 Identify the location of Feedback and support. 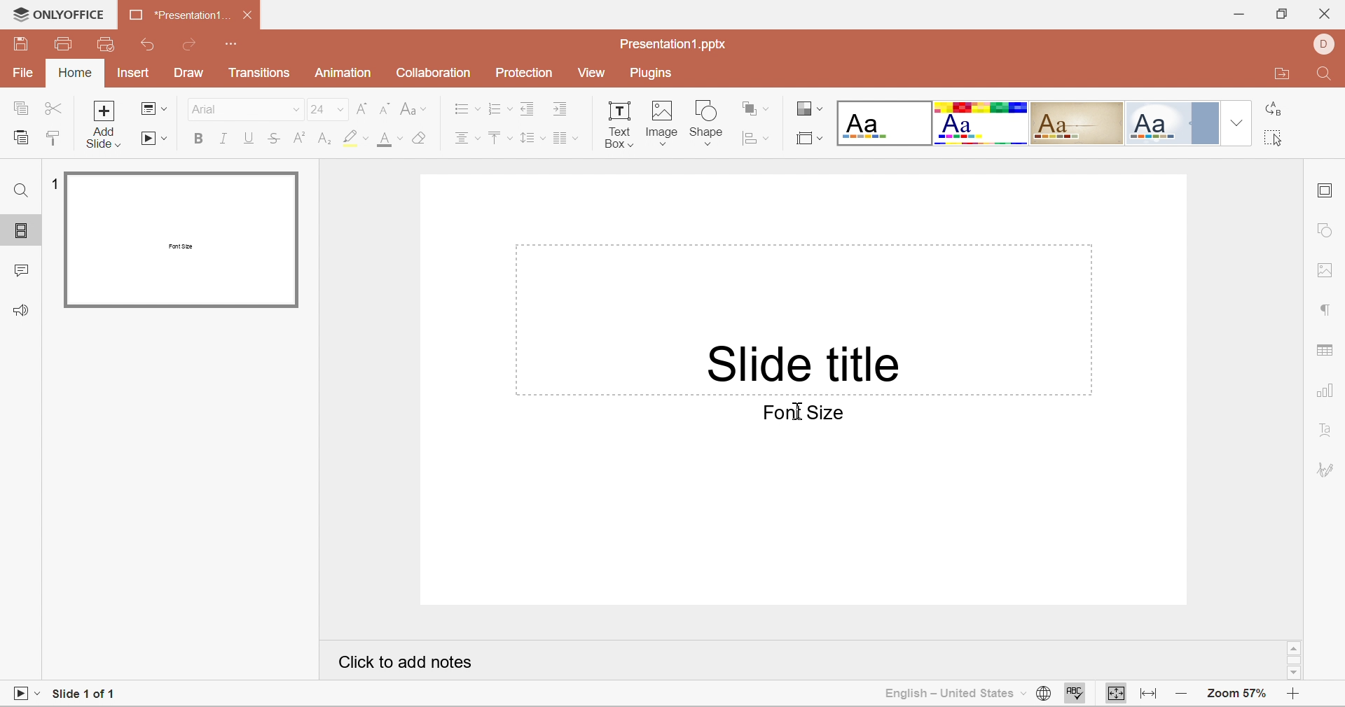
(24, 311).